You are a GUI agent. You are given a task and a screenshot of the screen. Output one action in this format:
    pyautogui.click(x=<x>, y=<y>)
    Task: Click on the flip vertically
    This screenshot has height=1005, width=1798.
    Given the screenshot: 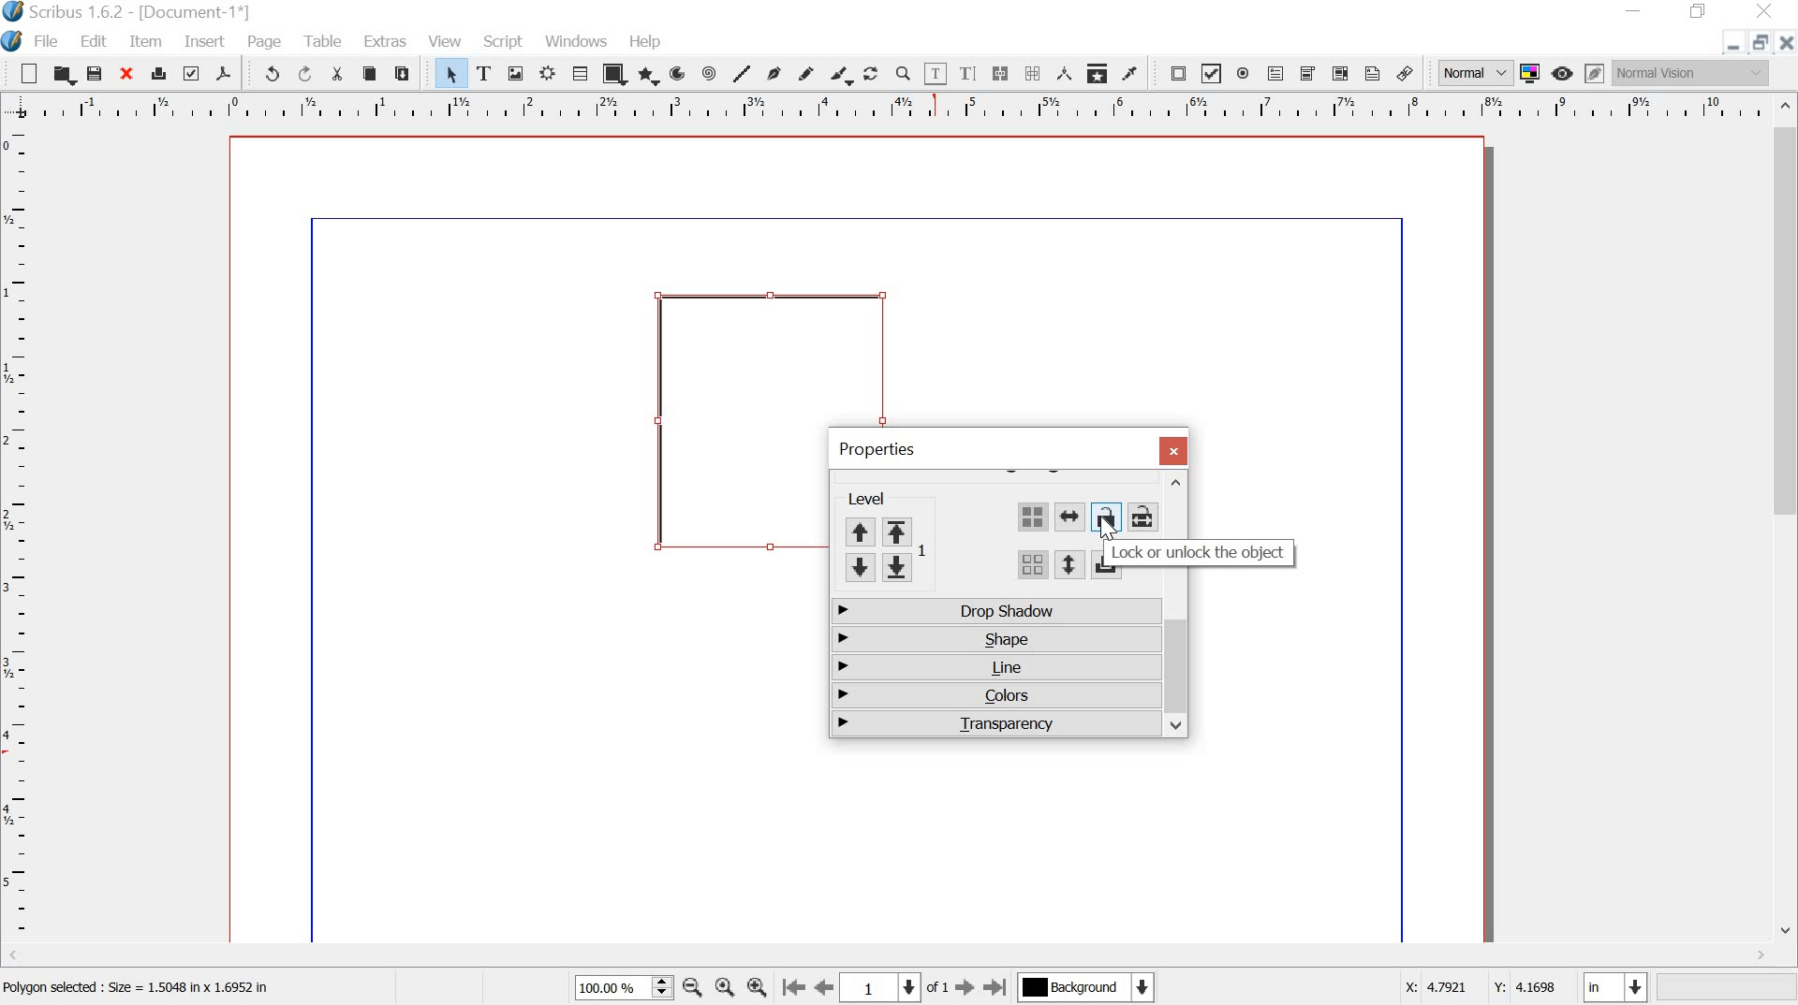 What is the action you would take?
    pyautogui.click(x=1067, y=565)
    